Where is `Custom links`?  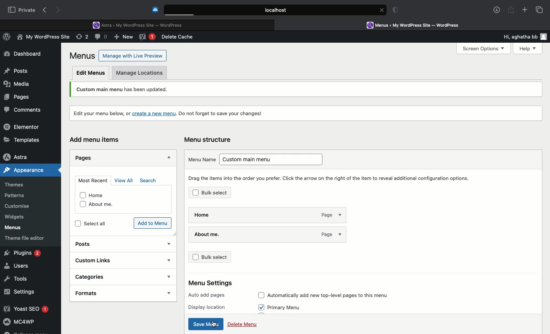
Custom links is located at coordinates (99, 261).